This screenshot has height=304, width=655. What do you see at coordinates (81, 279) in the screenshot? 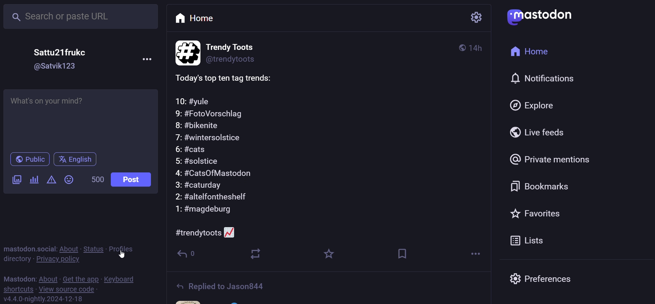
I see `get the app` at bounding box center [81, 279].